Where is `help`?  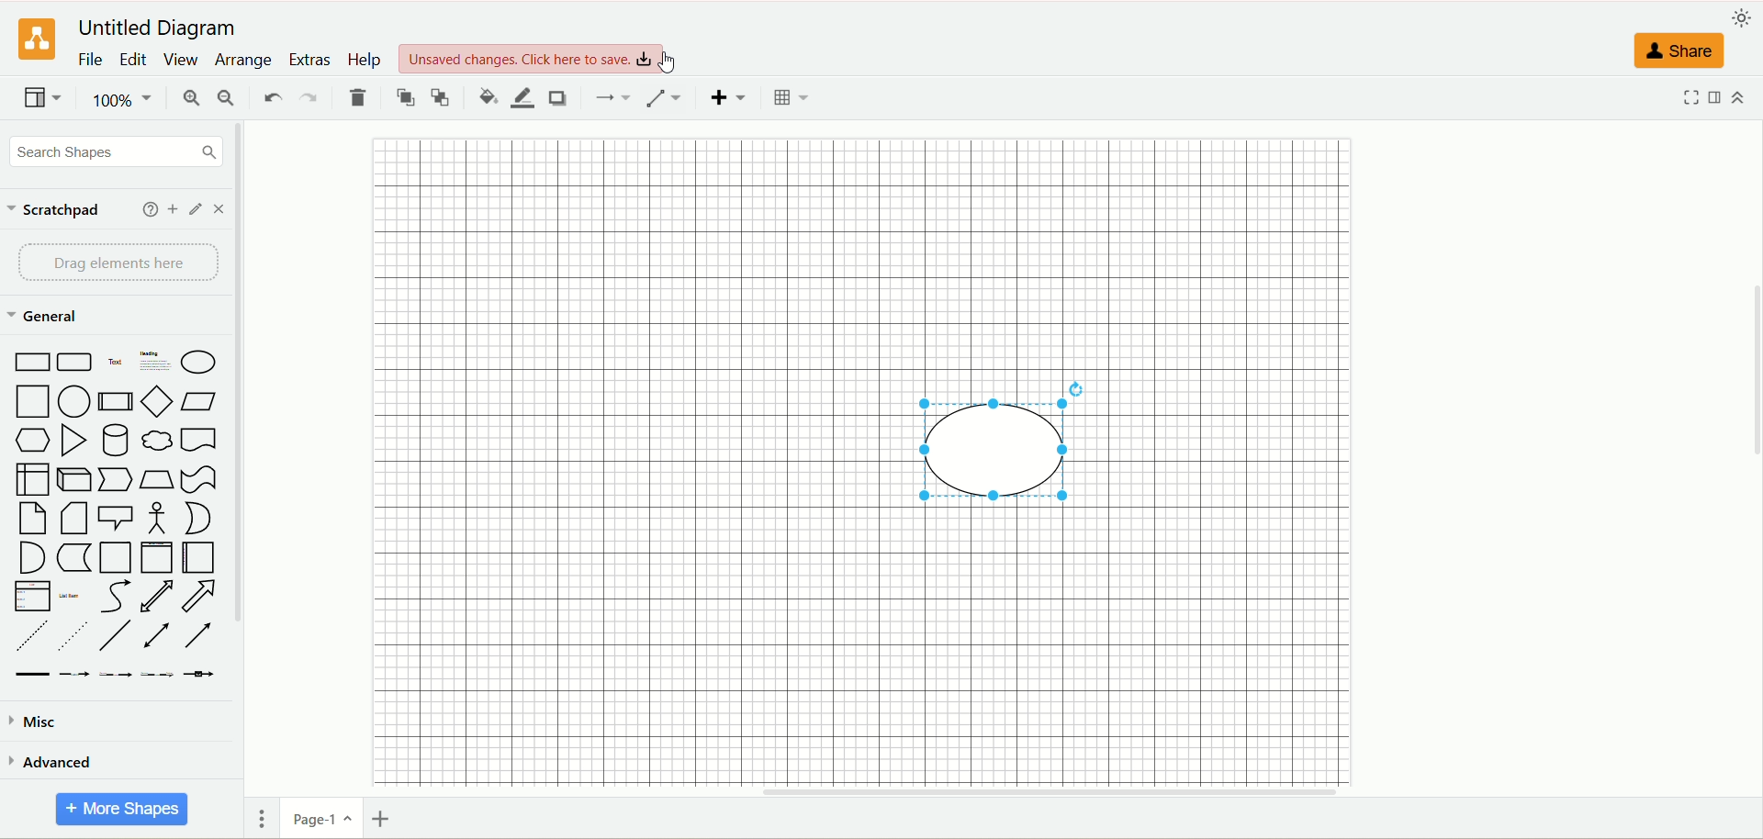
help is located at coordinates (146, 211).